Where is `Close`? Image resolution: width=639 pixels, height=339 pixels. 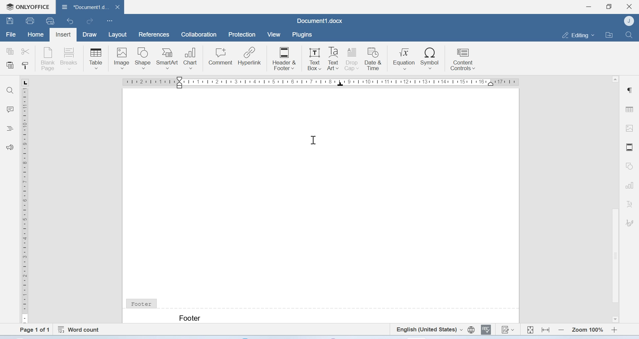
Close is located at coordinates (629, 7).